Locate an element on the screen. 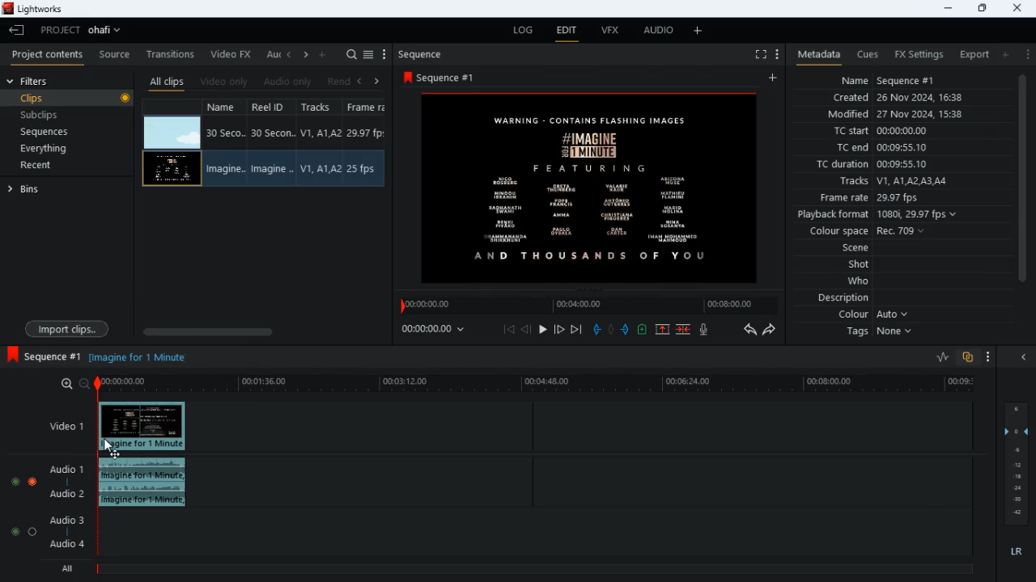 The width and height of the screenshot is (1036, 582). hold is located at coordinates (611, 330).